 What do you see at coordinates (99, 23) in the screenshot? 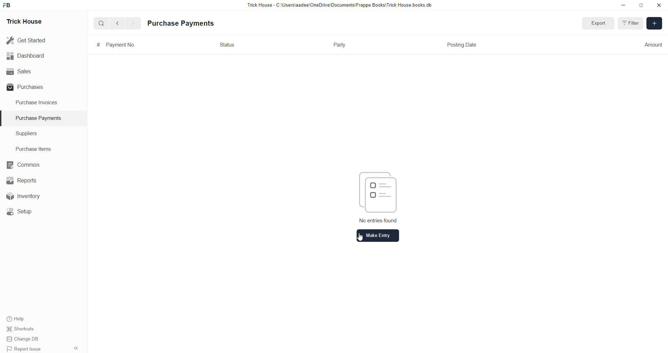
I see `Q` at bounding box center [99, 23].